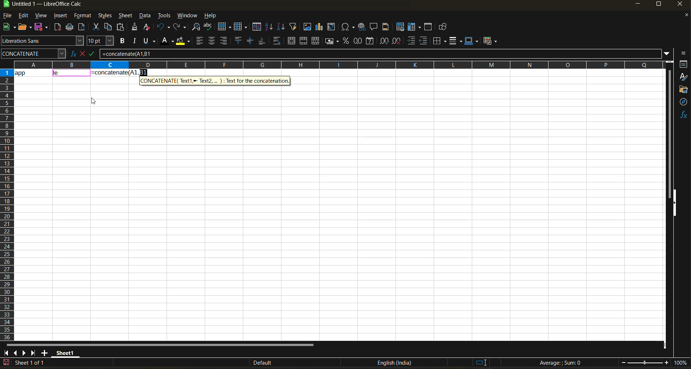  What do you see at coordinates (360, 41) in the screenshot?
I see `format as number` at bounding box center [360, 41].